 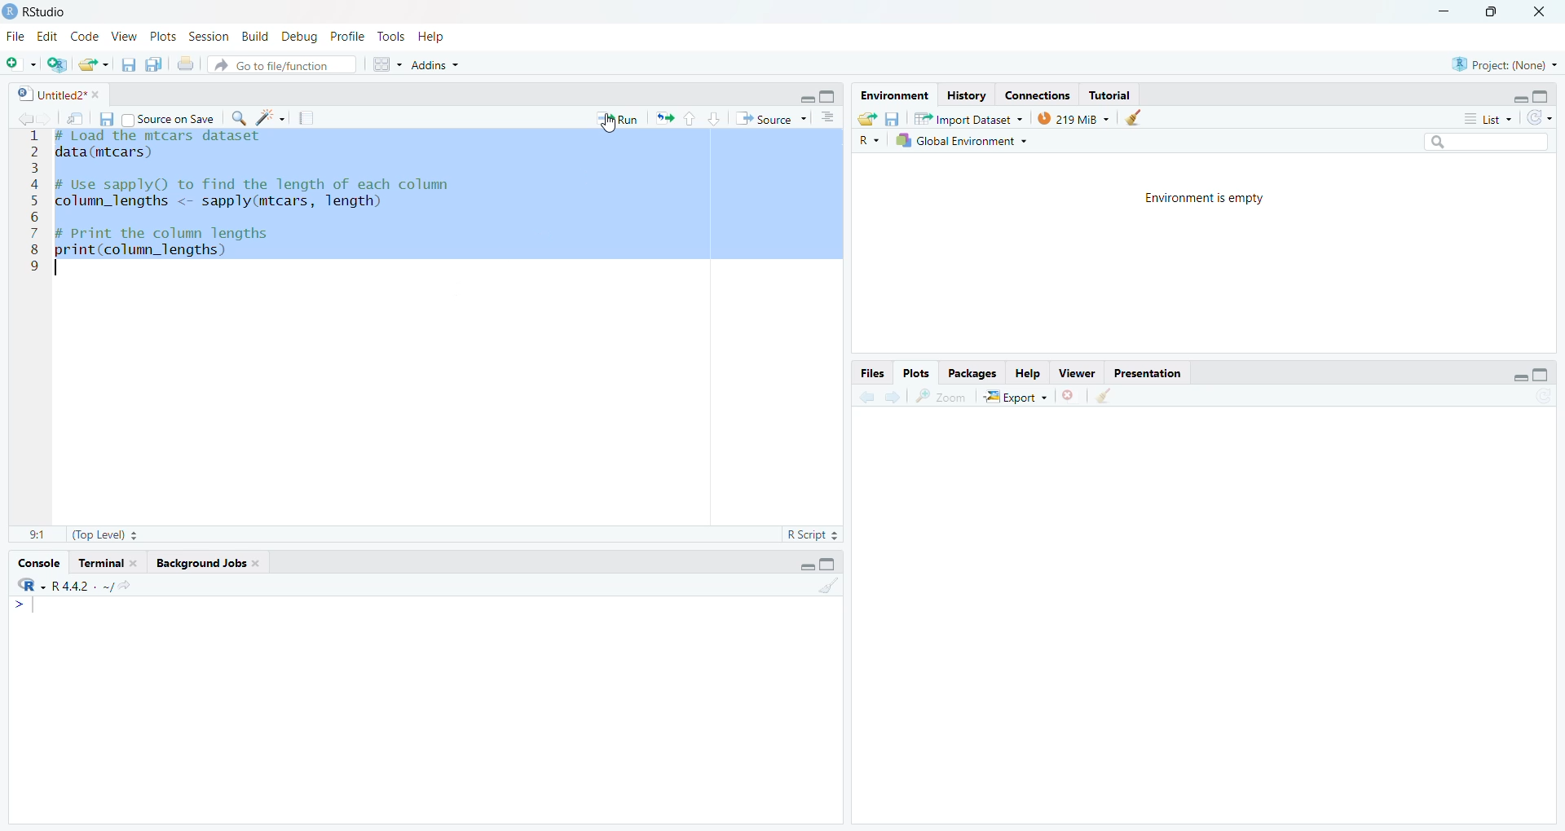 I want to click on Build, so click(x=256, y=37).